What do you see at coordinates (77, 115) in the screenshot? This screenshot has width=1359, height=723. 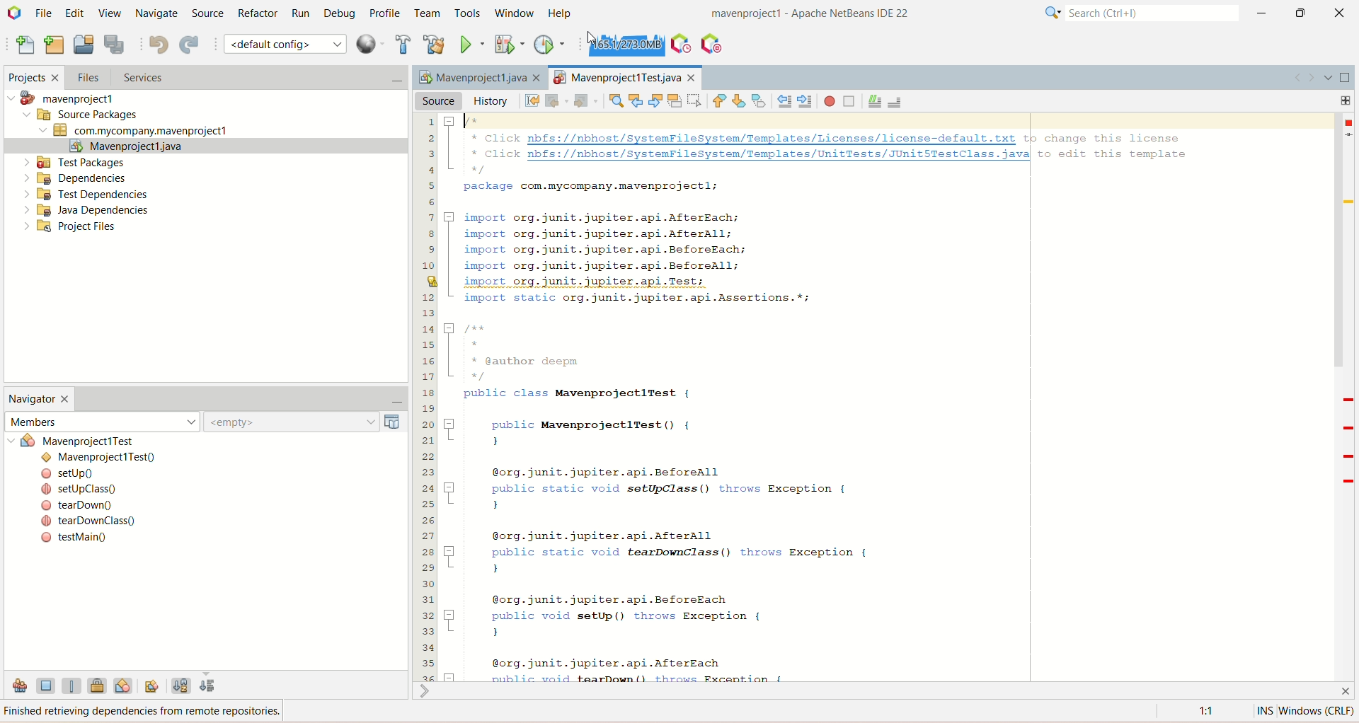 I see `source package` at bounding box center [77, 115].